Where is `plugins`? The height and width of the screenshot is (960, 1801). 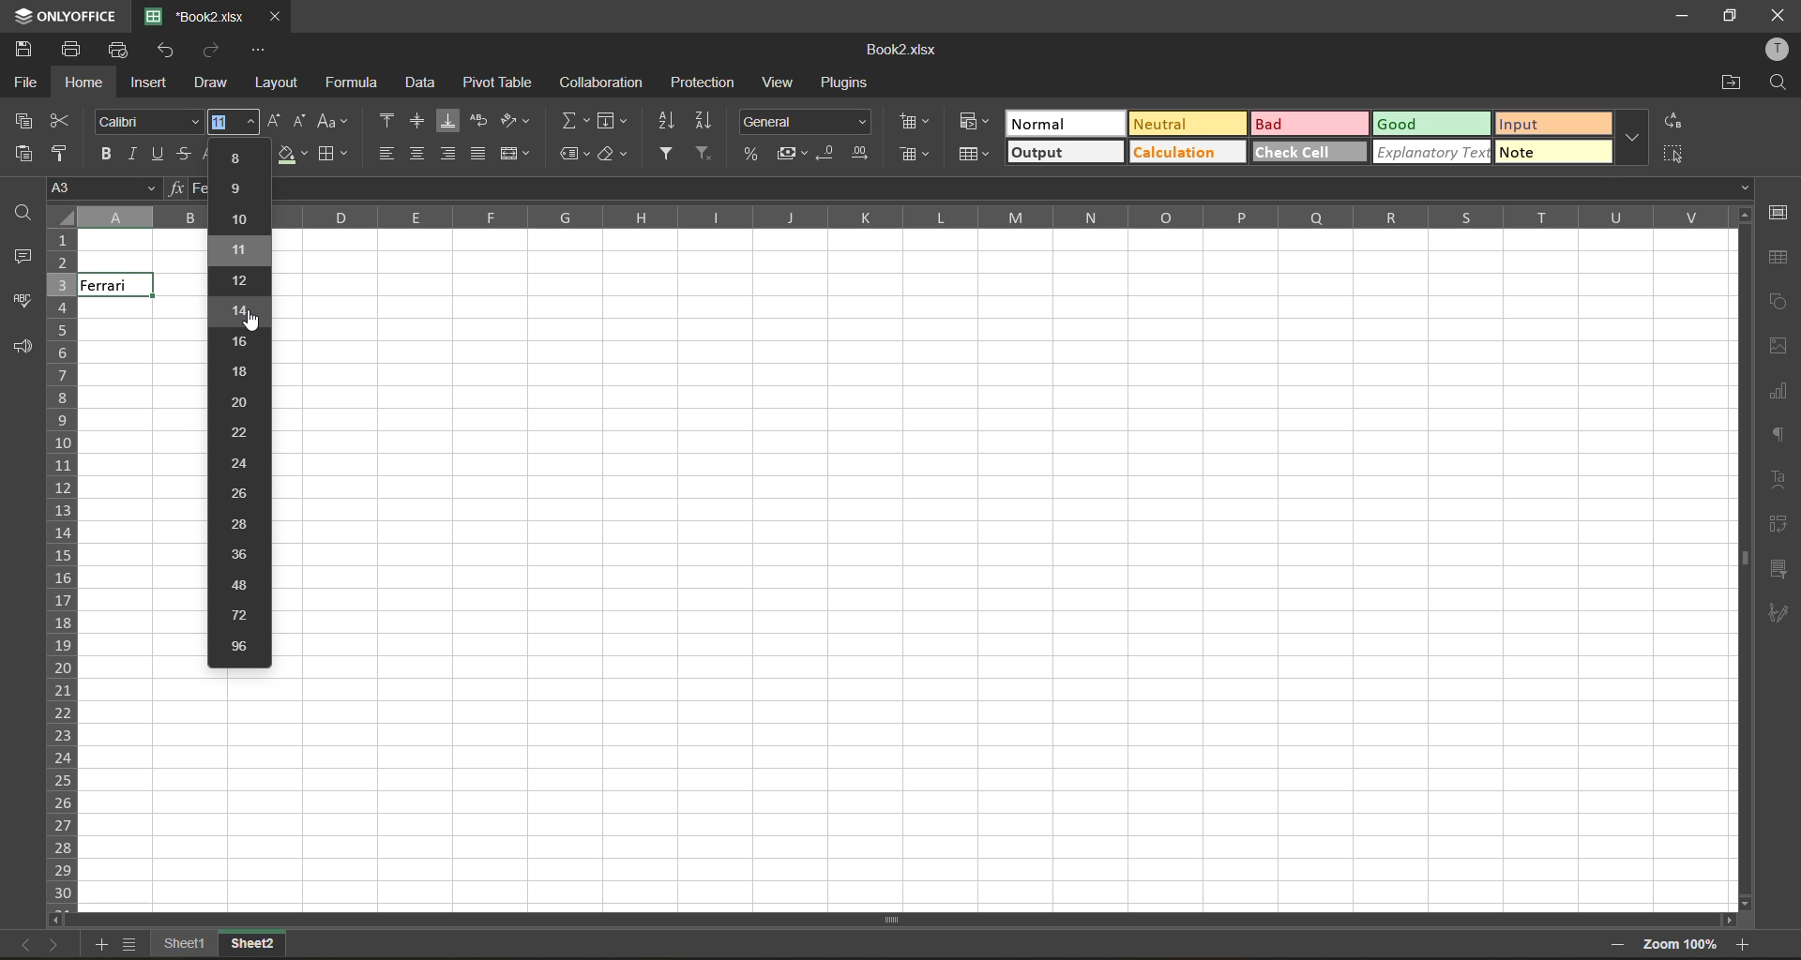
plugins is located at coordinates (849, 82).